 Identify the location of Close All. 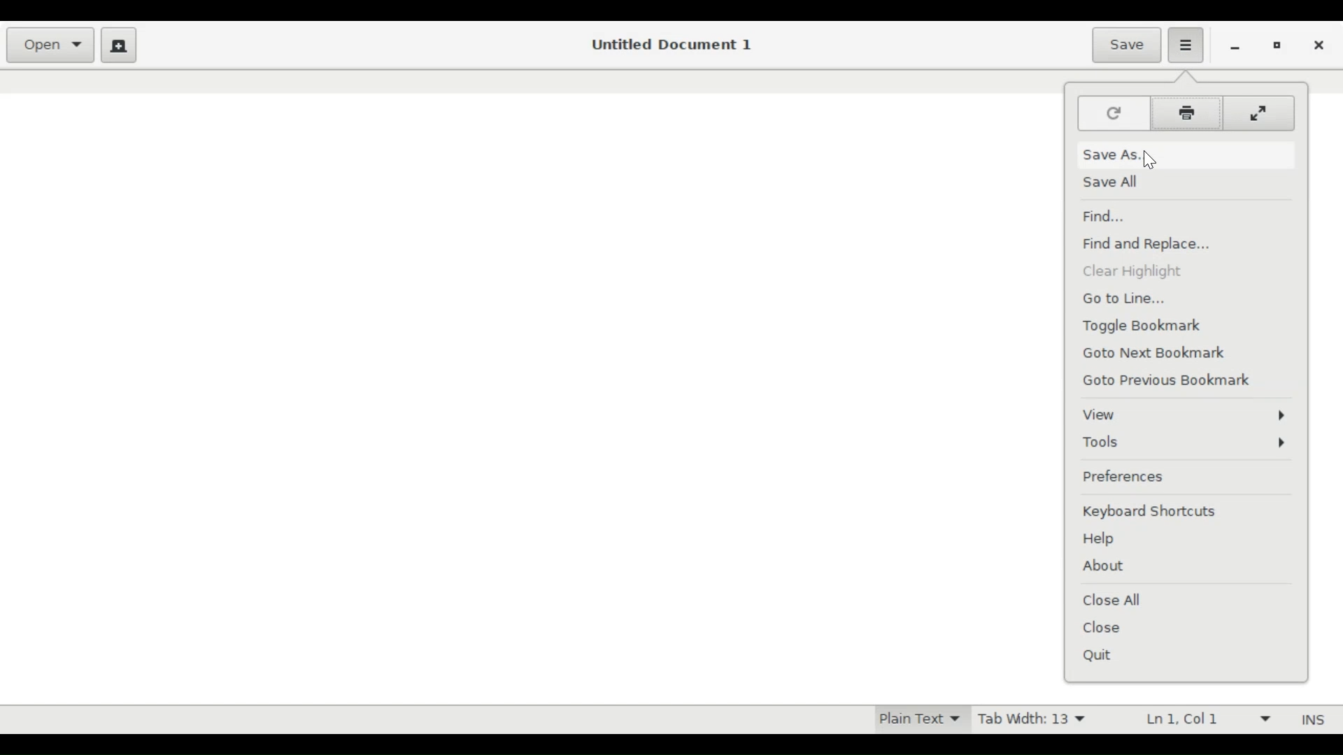
(1113, 600).